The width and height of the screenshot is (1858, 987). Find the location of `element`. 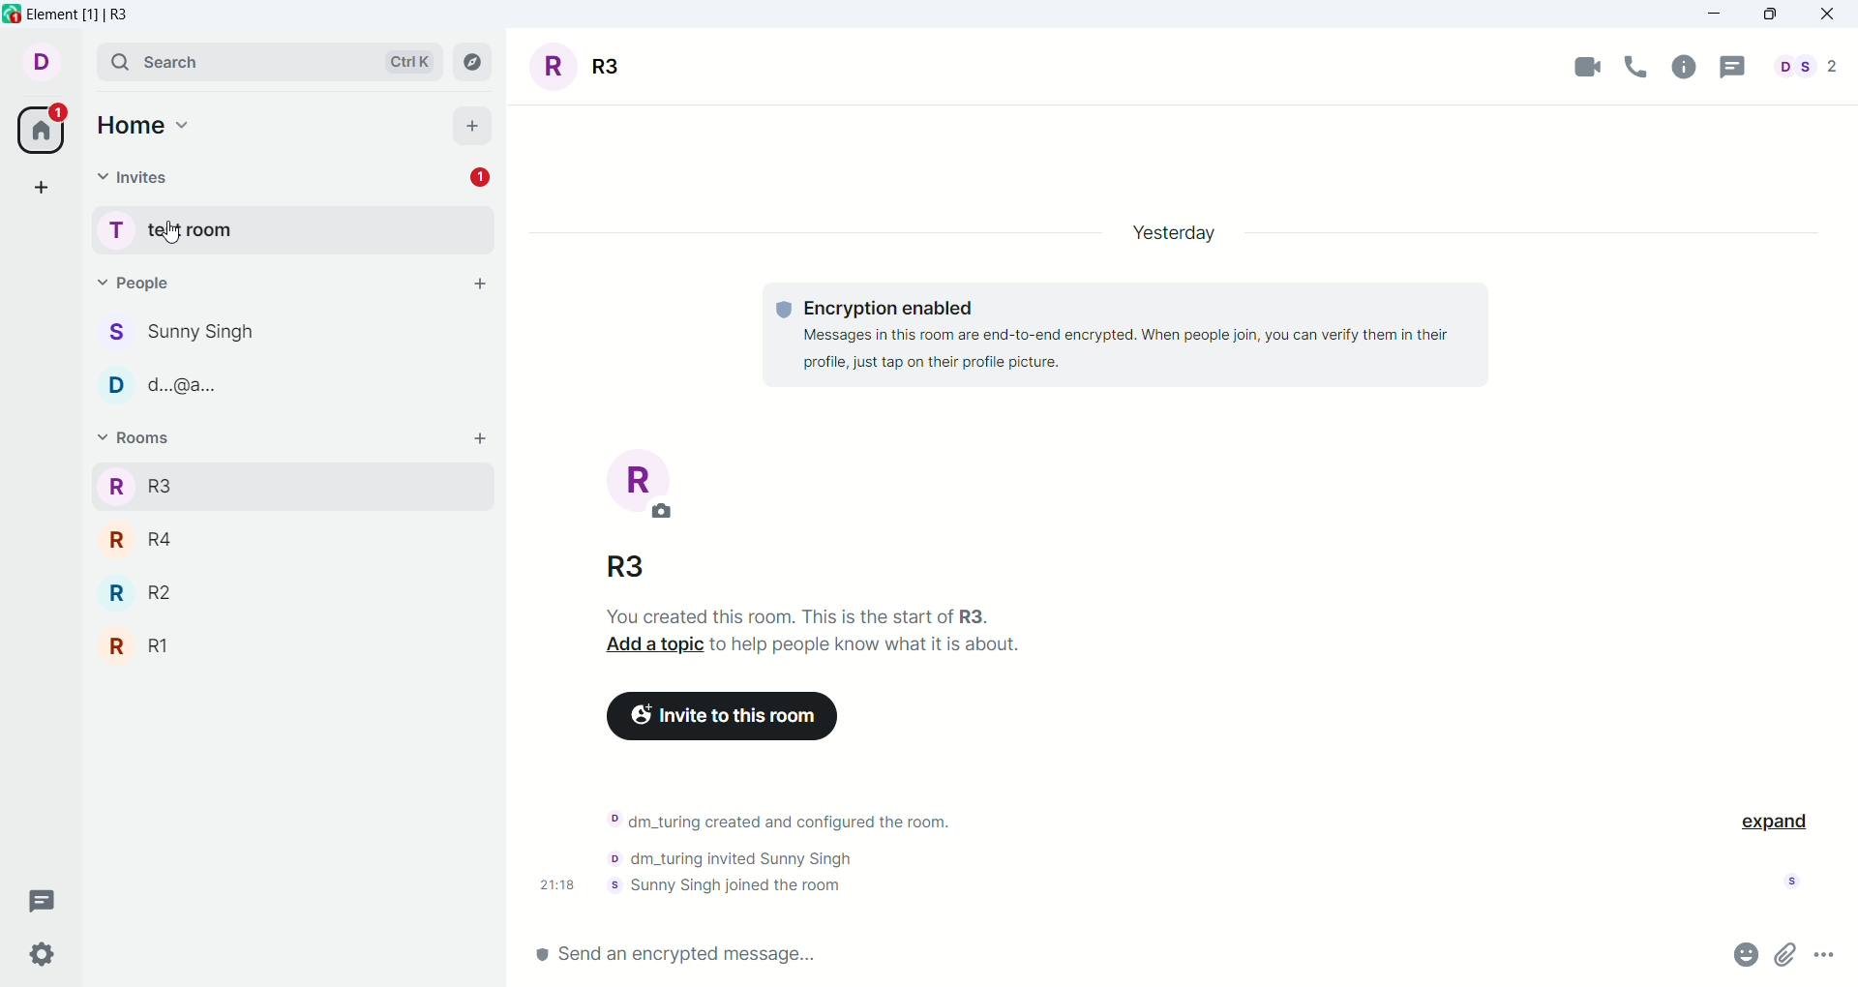

element is located at coordinates (80, 15).